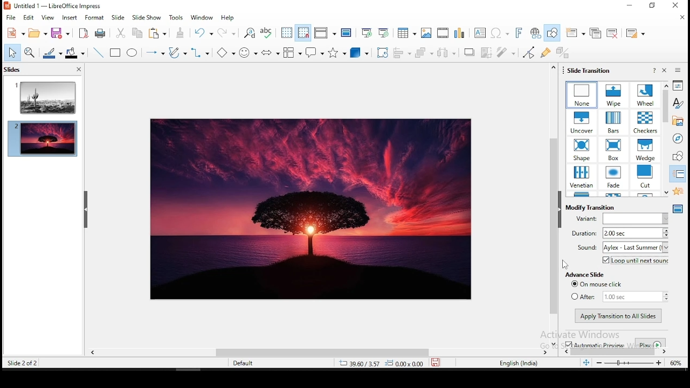 The width and height of the screenshot is (690, 388). I want to click on transition effects, so click(582, 176).